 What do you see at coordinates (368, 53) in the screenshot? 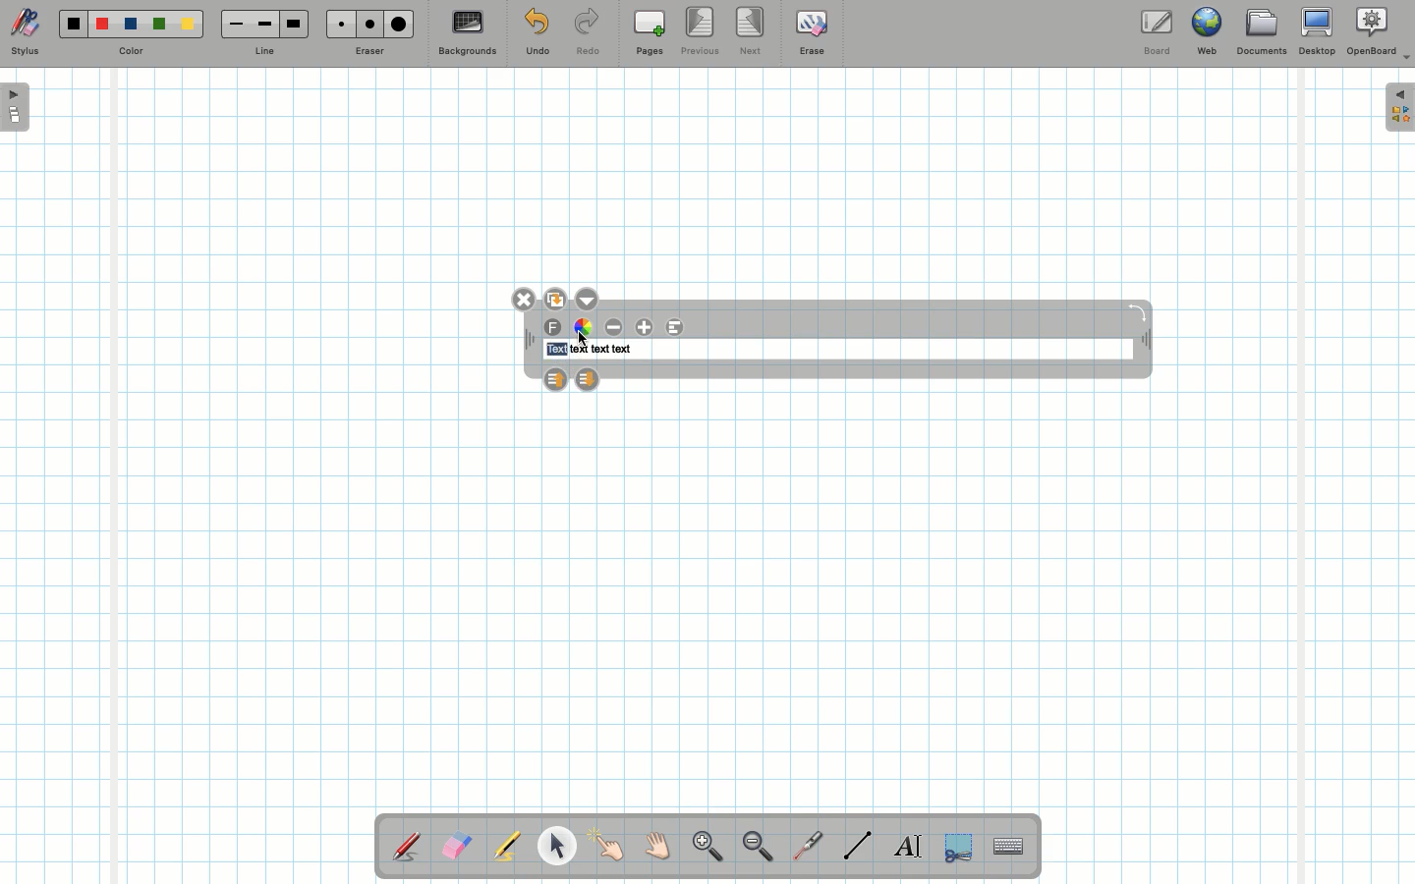
I see `Eraser` at bounding box center [368, 53].